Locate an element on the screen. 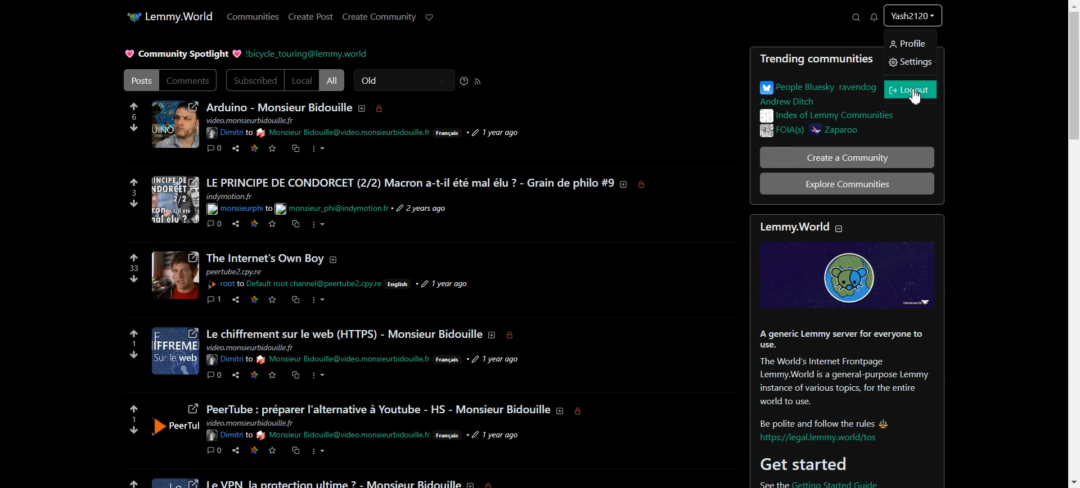 Image resolution: width=1080 pixels, height=488 pixels. Profile Pic is located at coordinates (174, 125).